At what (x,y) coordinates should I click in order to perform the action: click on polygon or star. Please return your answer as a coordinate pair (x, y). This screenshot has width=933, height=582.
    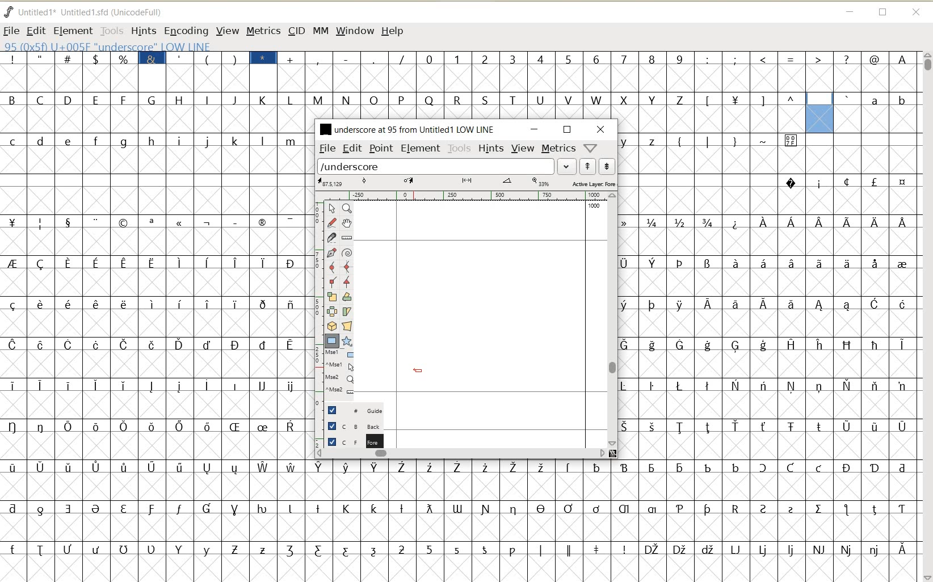
    Looking at the image, I should click on (346, 341).